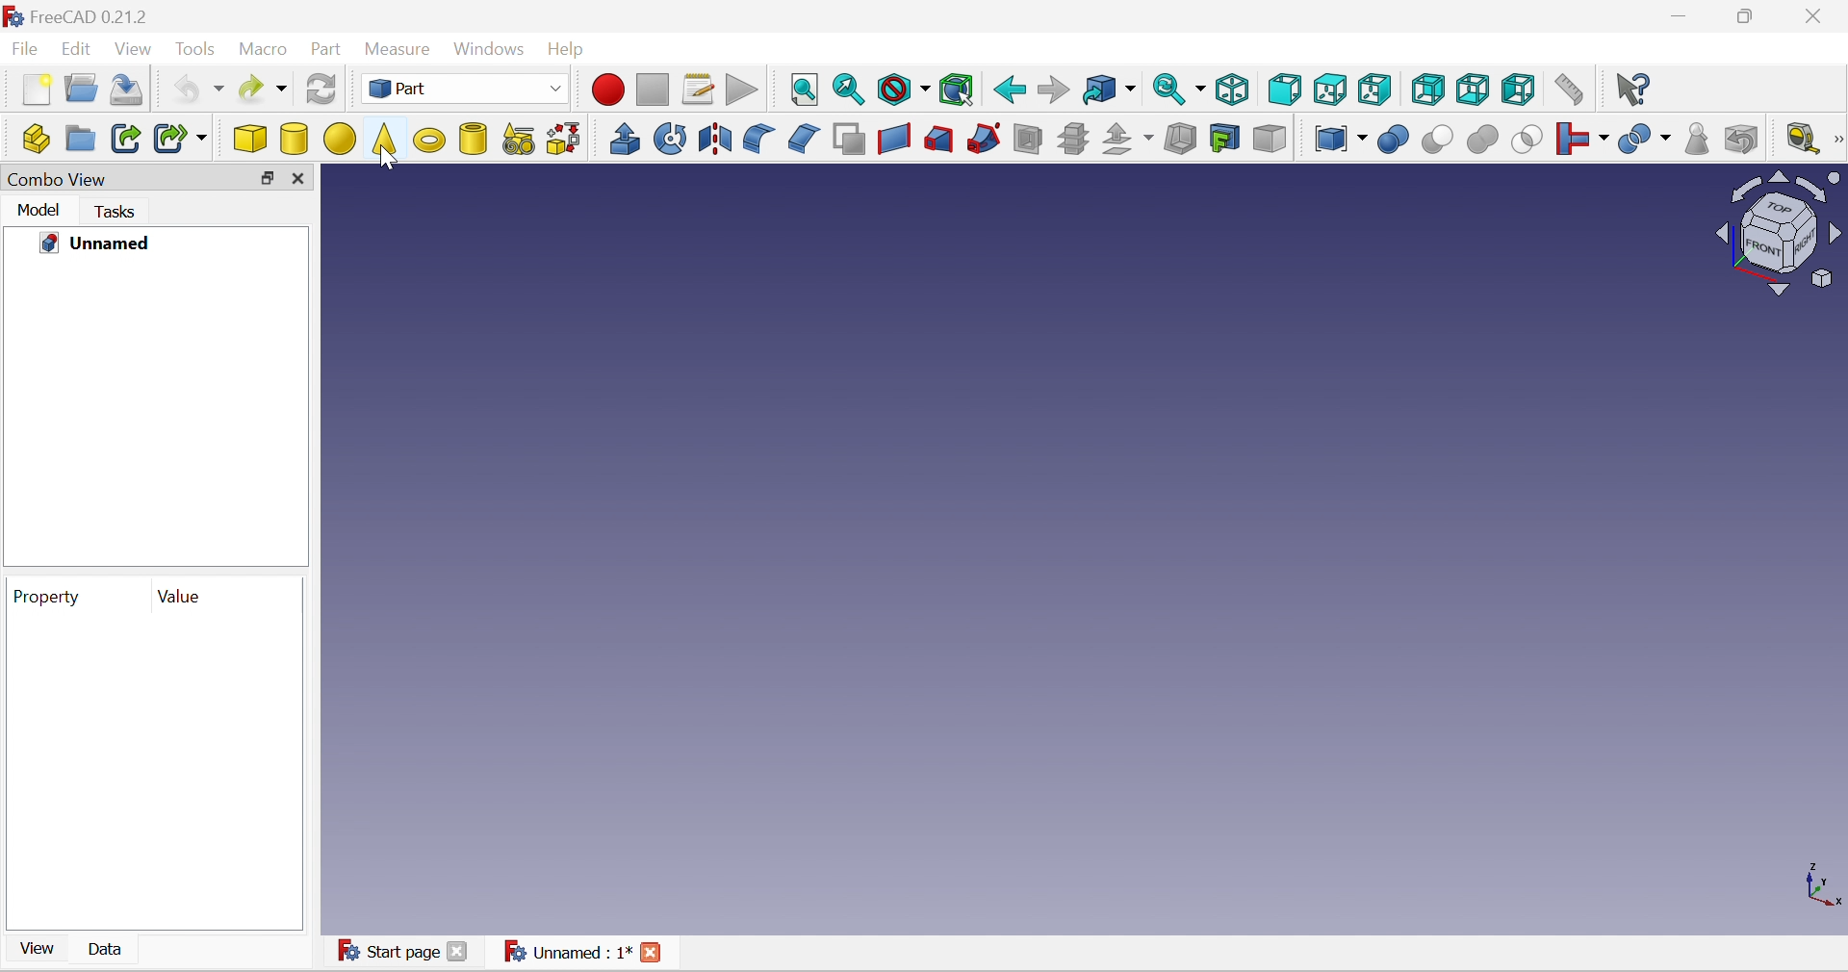  I want to click on Tools, so click(199, 51).